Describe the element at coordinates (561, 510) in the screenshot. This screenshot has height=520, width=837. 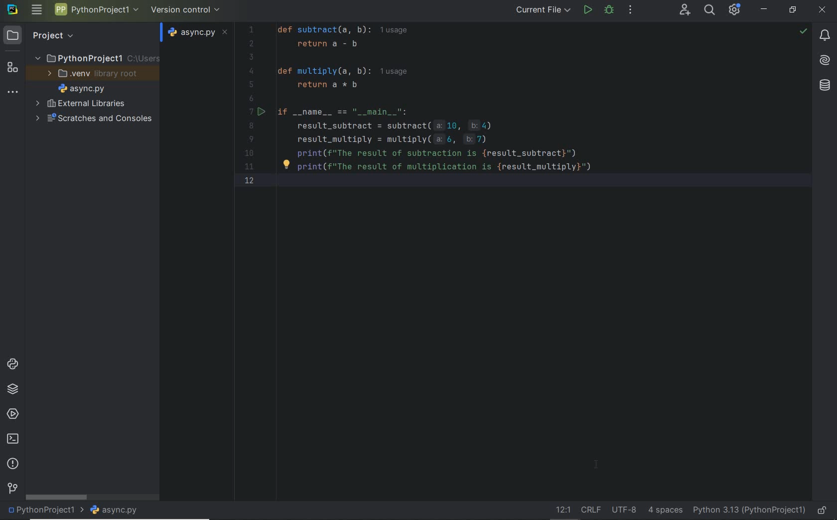
I see `Go to line` at that location.